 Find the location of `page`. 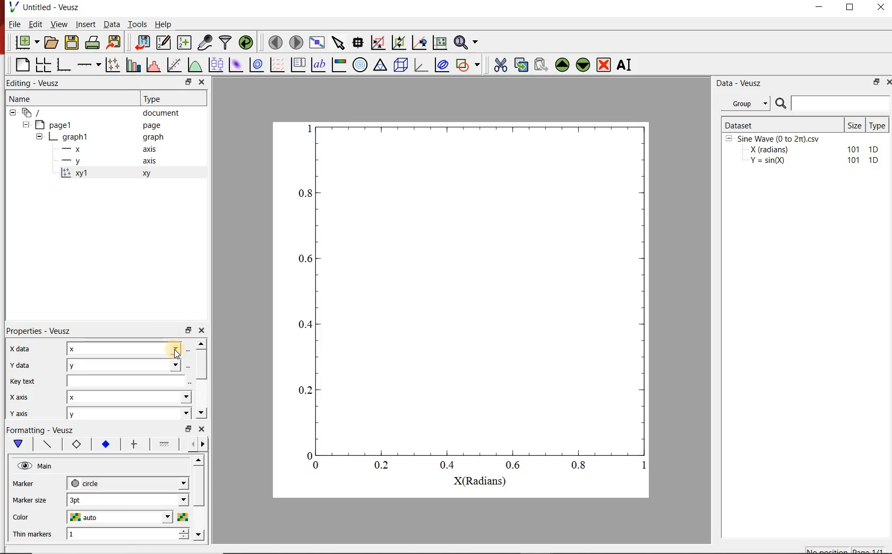

page is located at coordinates (152, 126).